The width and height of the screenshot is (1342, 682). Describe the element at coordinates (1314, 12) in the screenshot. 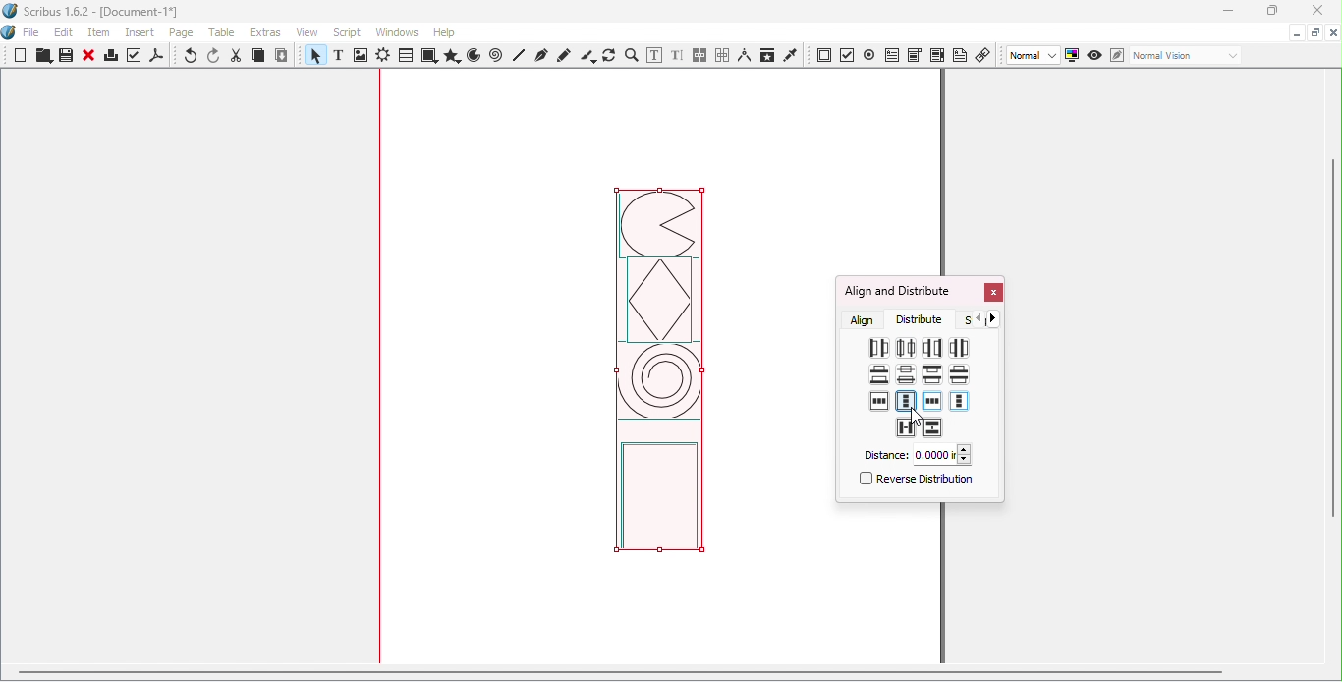

I see `Close` at that location.